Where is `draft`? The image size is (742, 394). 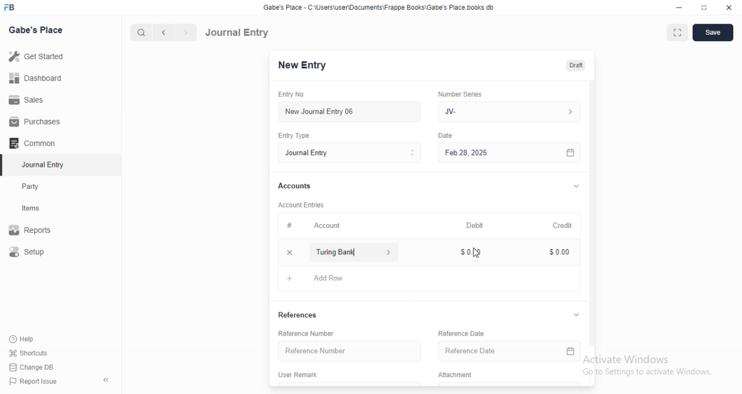
draft is located at coordinates (576, 66).